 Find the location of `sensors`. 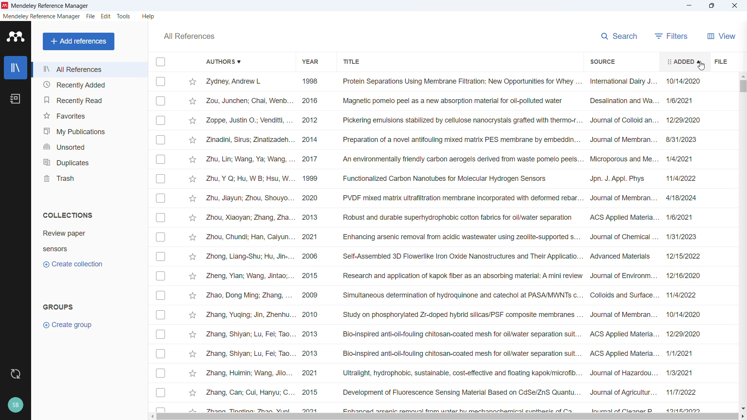

sensors is located at coordinates (55, 249).